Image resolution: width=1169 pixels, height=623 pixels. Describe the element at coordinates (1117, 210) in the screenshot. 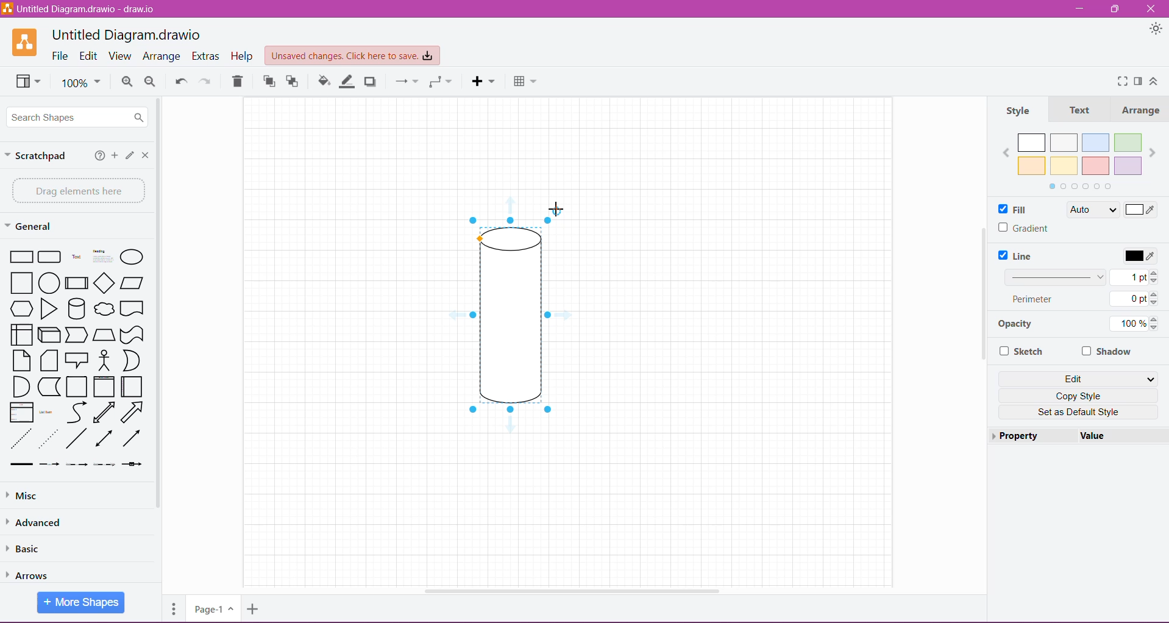

I see `Current Shape Fill color applied` at that location.